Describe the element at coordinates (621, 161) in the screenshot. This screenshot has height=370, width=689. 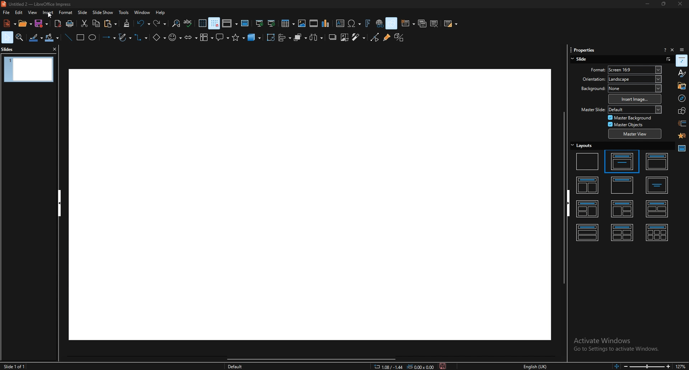
I see `title slide` at that location.